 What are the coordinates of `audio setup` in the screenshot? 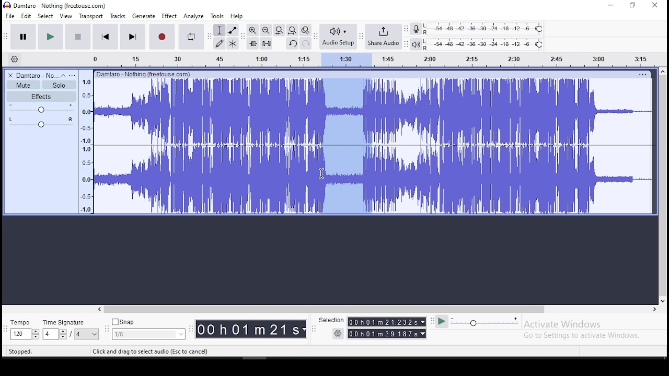 It's located at (338, 36).